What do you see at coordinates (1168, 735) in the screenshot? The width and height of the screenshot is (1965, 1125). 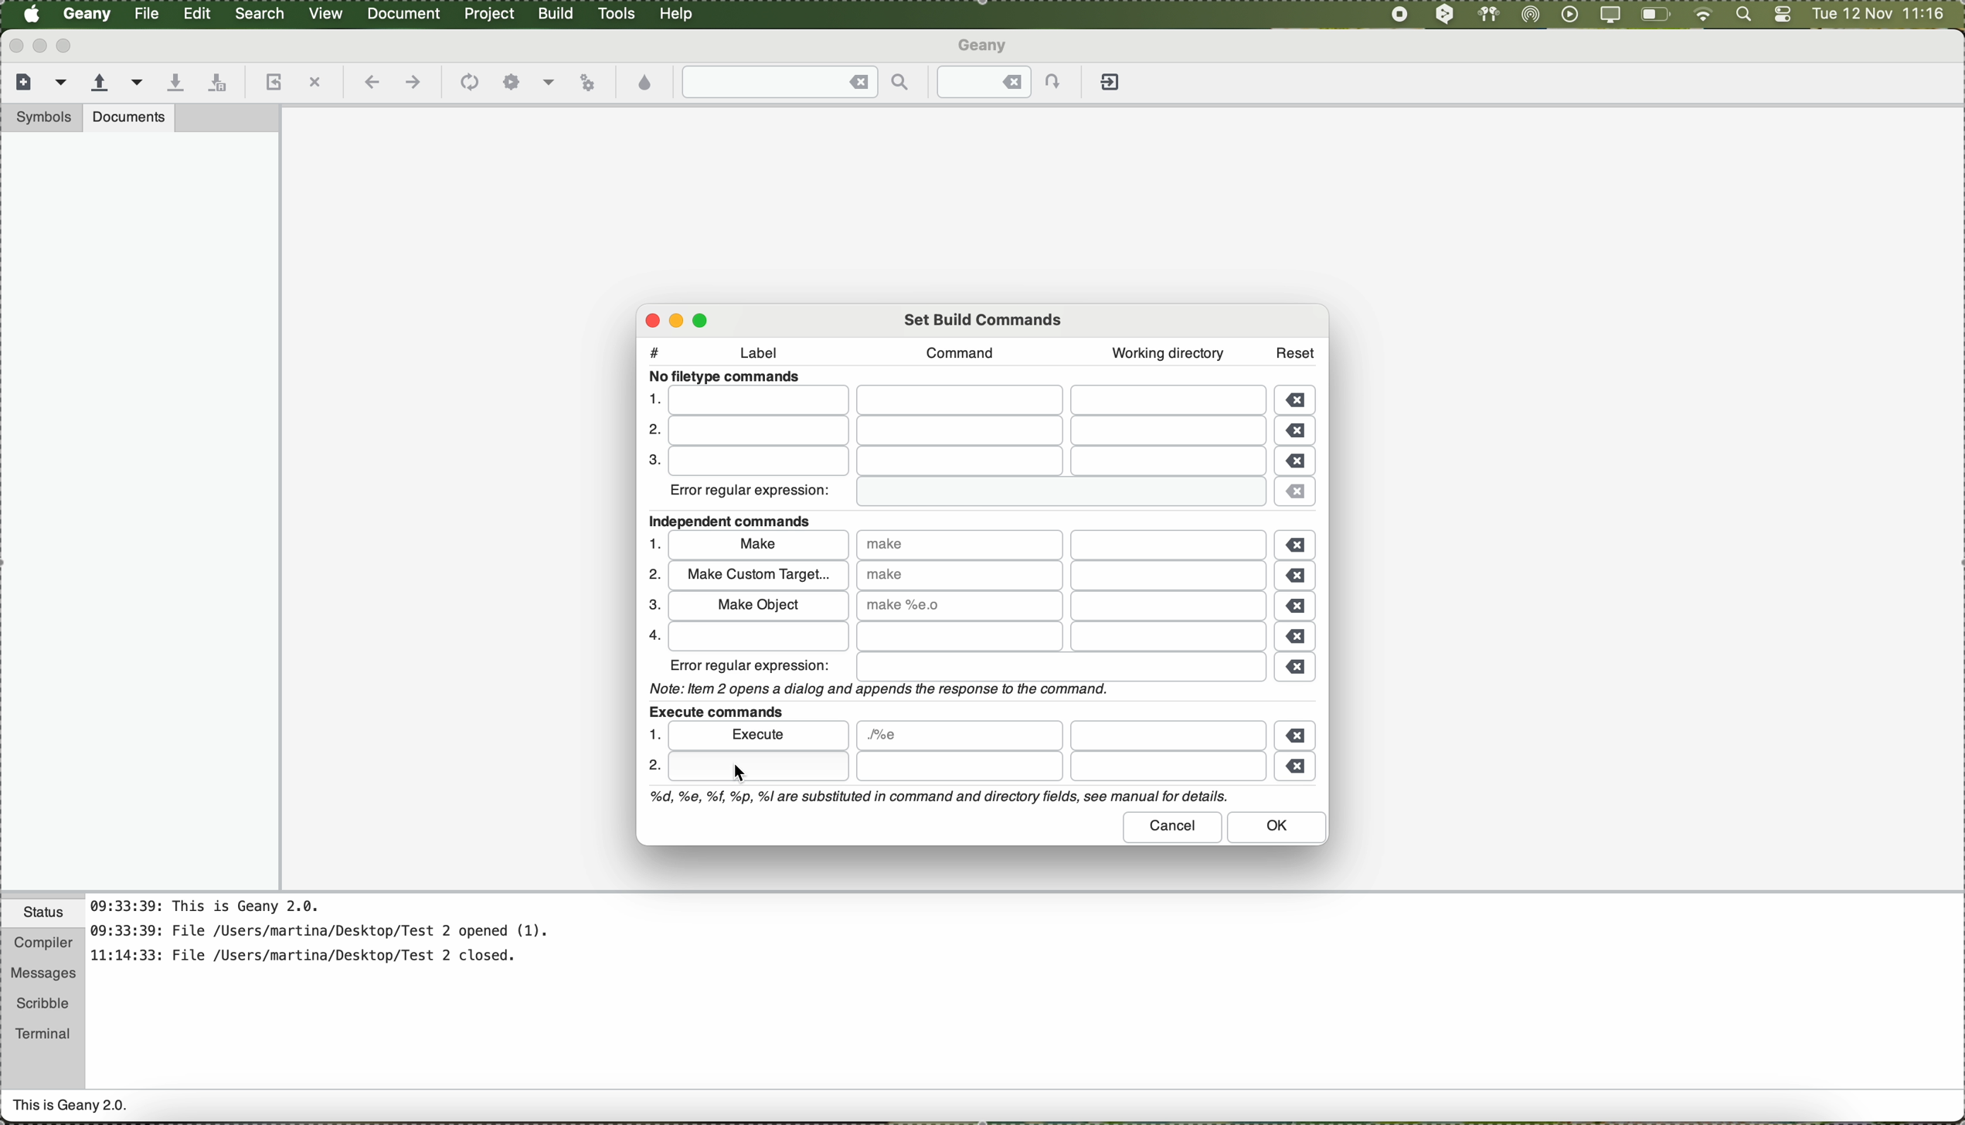 I see `file` at bounding box center [1168, 735].